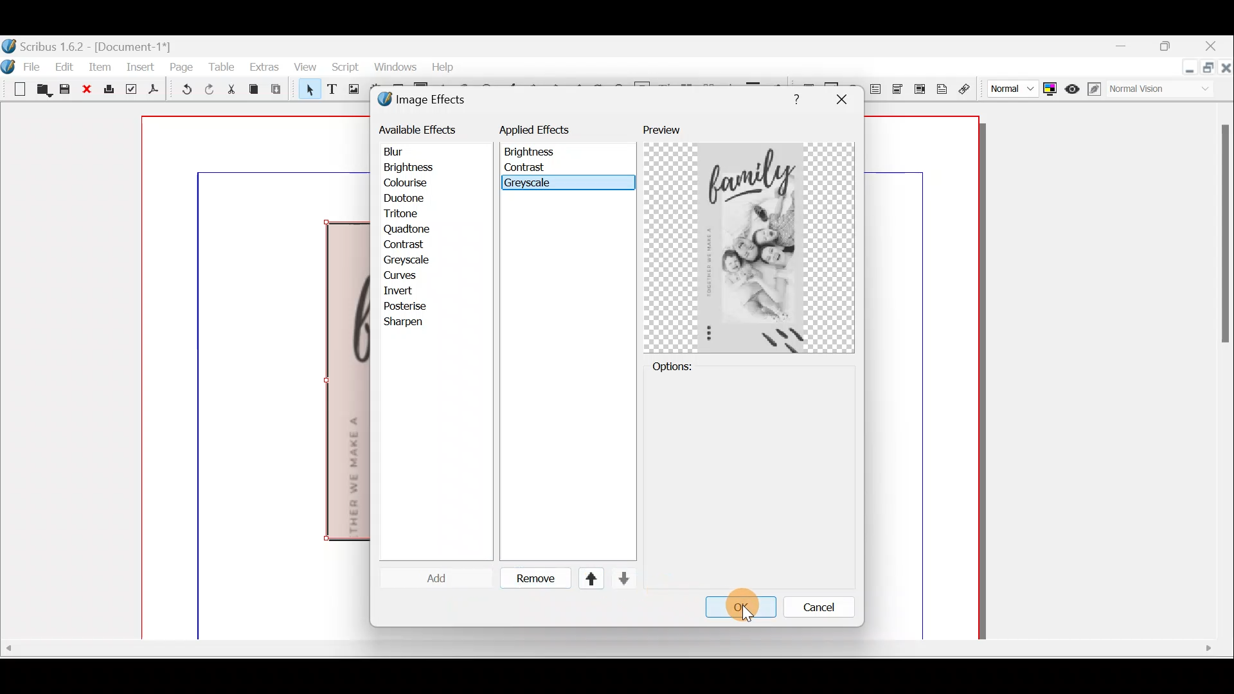 Image resolution: width=1234 pixels, height=694 pixels. Describe the element at coordinates (970, 90) in the screenshot. I see `Link annotation` at that location.